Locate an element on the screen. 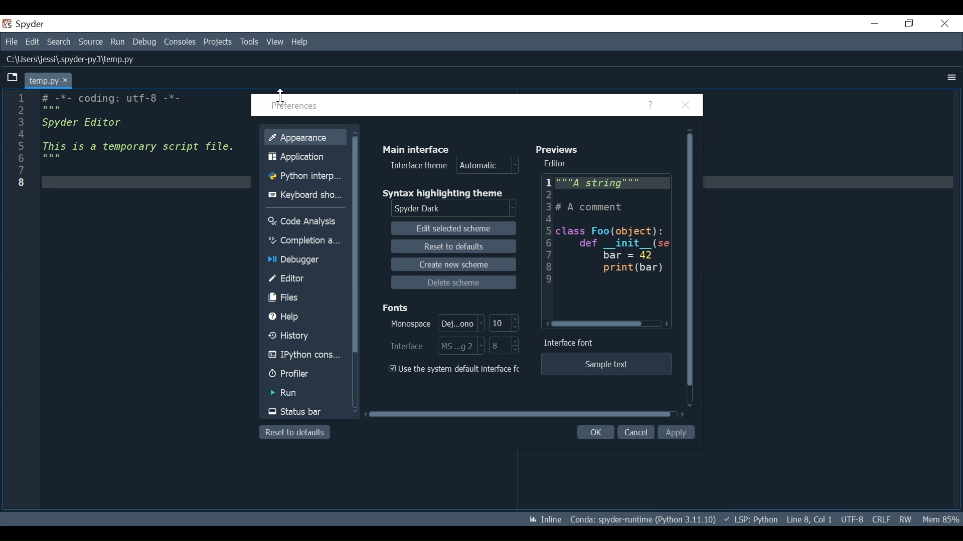  History is located at coordinates (305, 336).